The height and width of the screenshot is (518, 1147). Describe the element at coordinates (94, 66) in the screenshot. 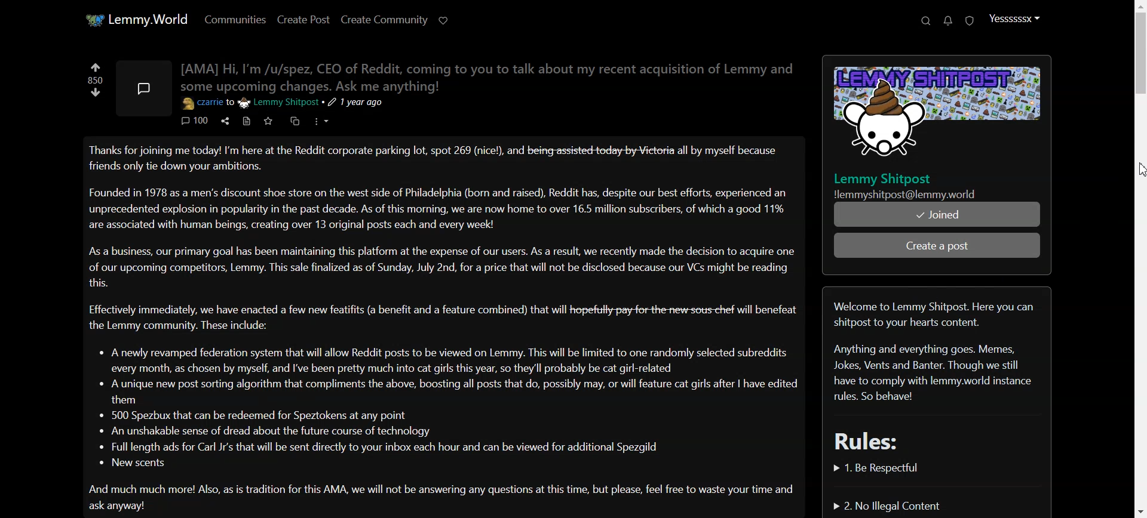

I see `Upvote` at that location.